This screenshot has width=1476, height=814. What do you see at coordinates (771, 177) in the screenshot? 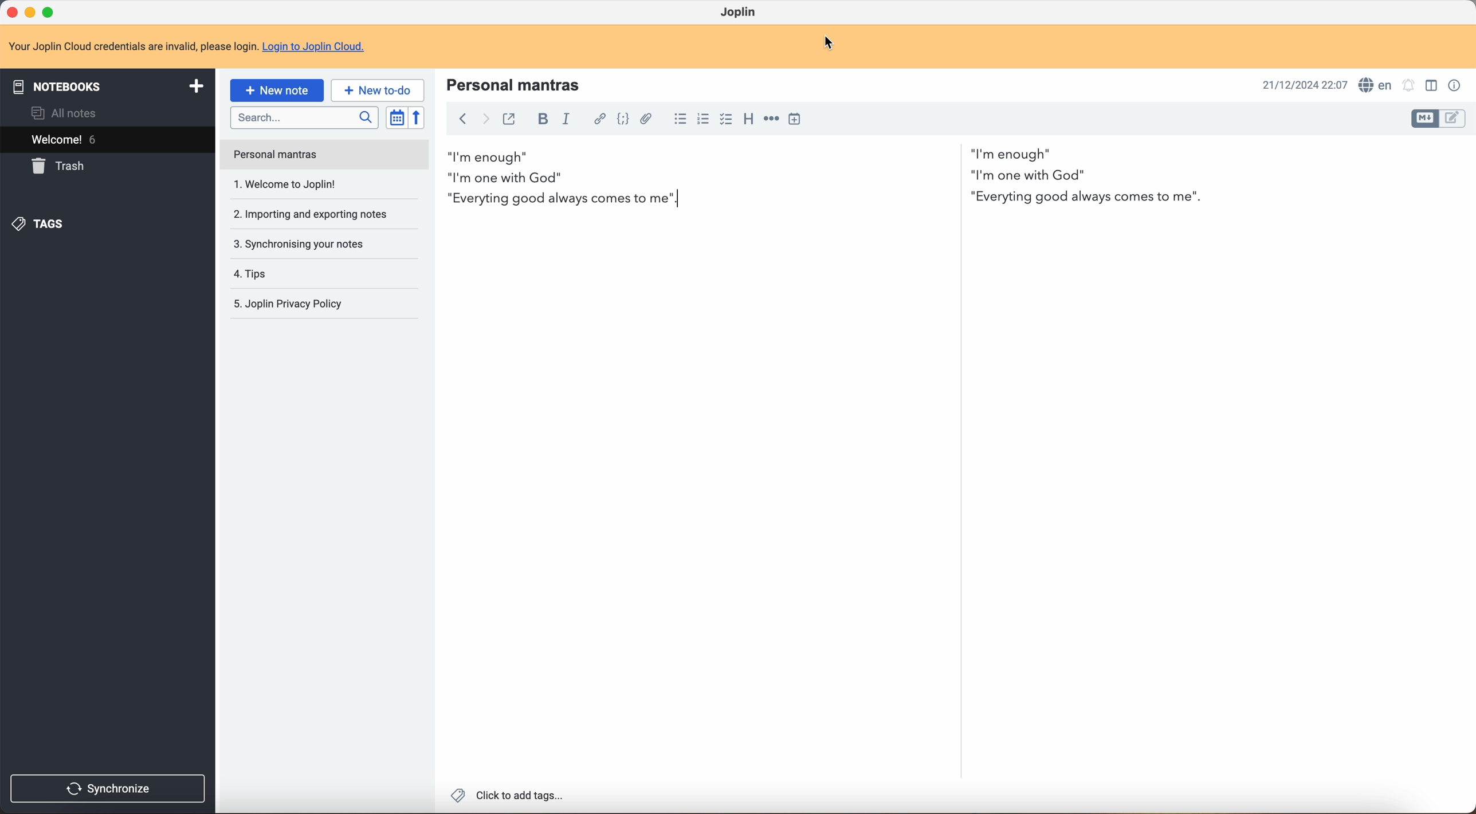
I see `I'm one with God second mantra` at bounding box center [771, 177].